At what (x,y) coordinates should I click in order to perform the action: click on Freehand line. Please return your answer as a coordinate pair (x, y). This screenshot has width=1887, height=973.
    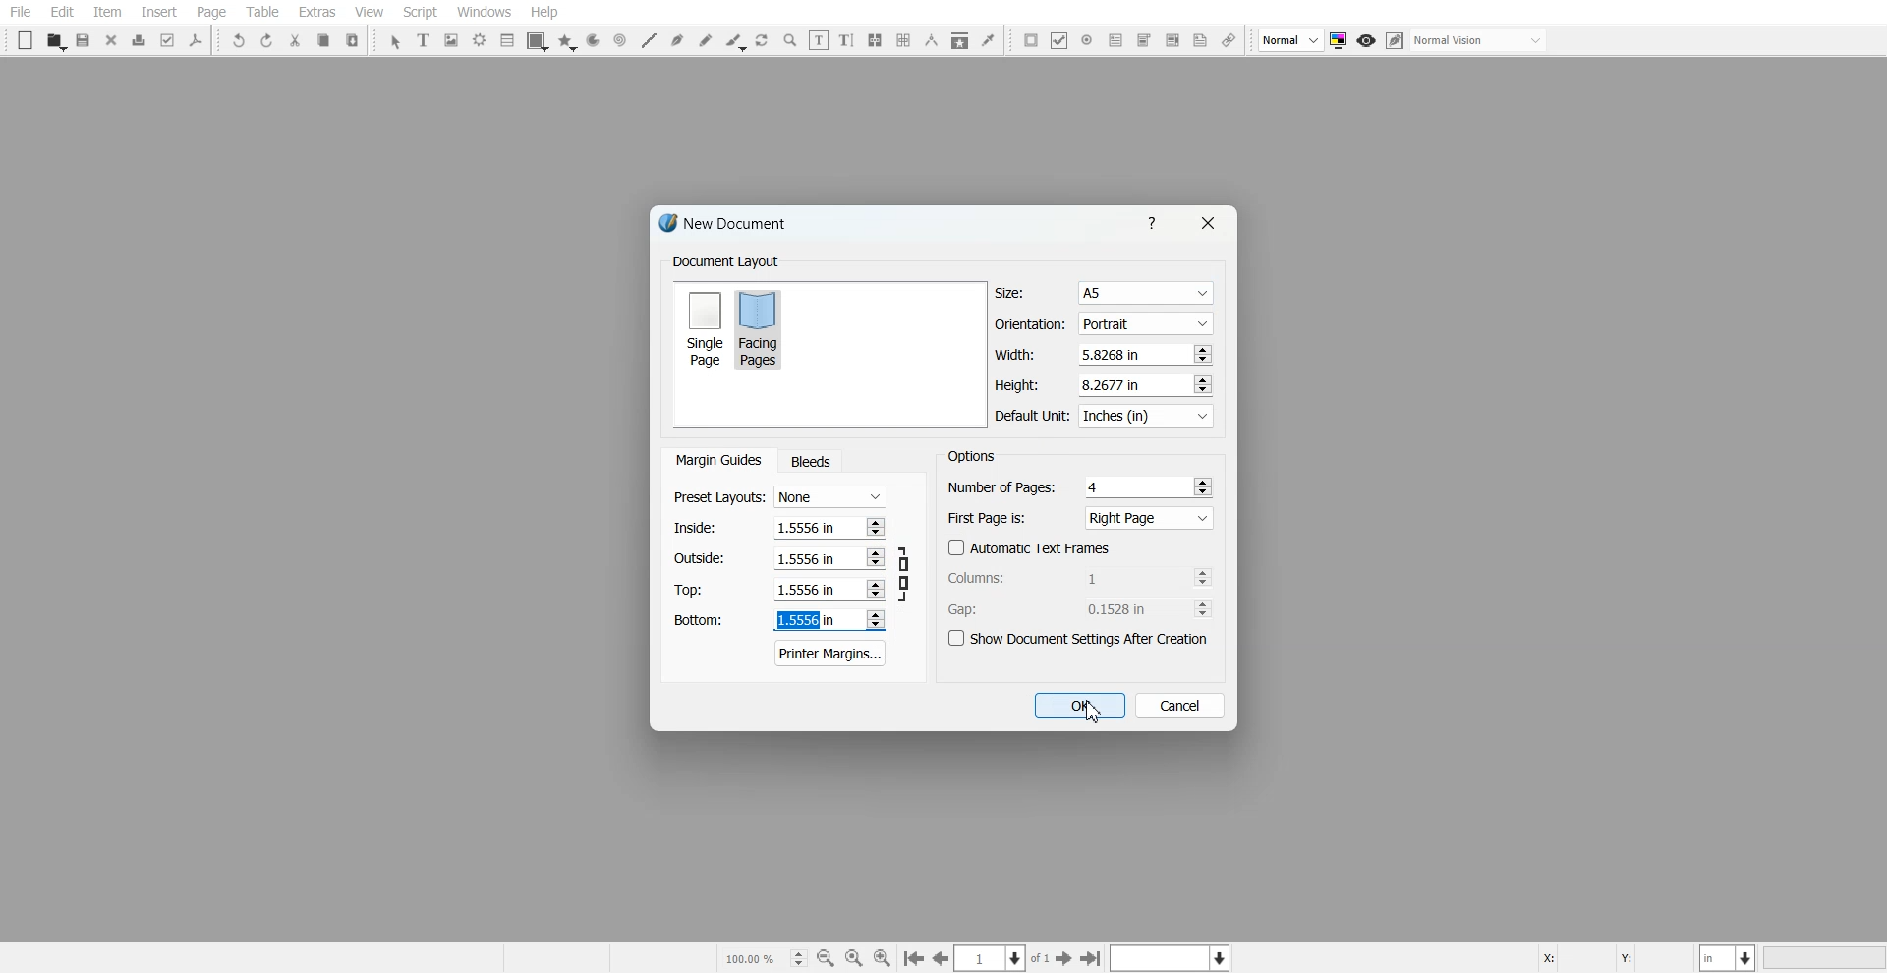
    Looking at the image, I should click on (706, 40).